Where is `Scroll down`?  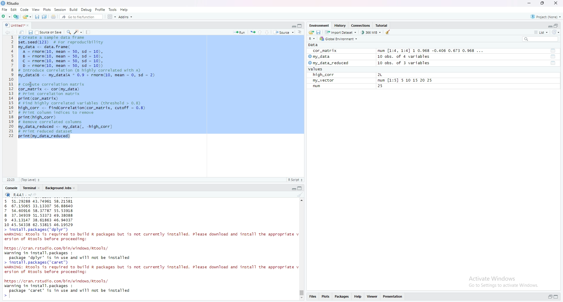 Scroll down is located at coordinates (302, 299).